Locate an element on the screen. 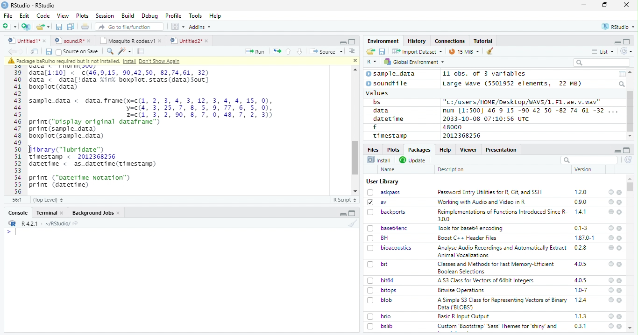  Code tools is located at coordinates (124, 51).